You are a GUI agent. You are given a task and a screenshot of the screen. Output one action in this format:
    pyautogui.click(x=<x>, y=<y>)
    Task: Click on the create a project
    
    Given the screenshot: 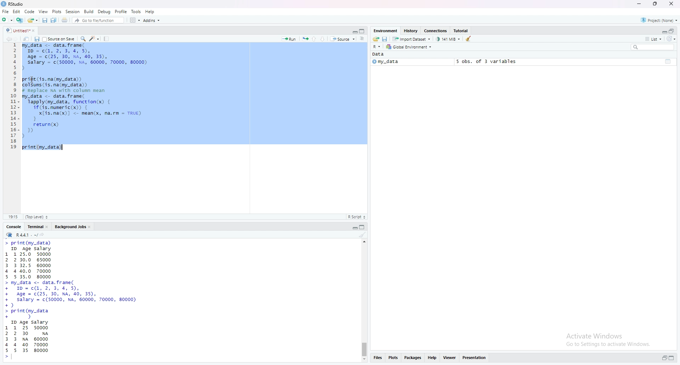 What is the action you would take?
    pyautogui.click(x=20, y=21)
    